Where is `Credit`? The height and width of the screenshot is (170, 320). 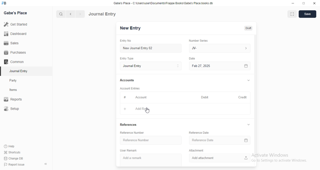
Credit is located at coordinates (243, 97).